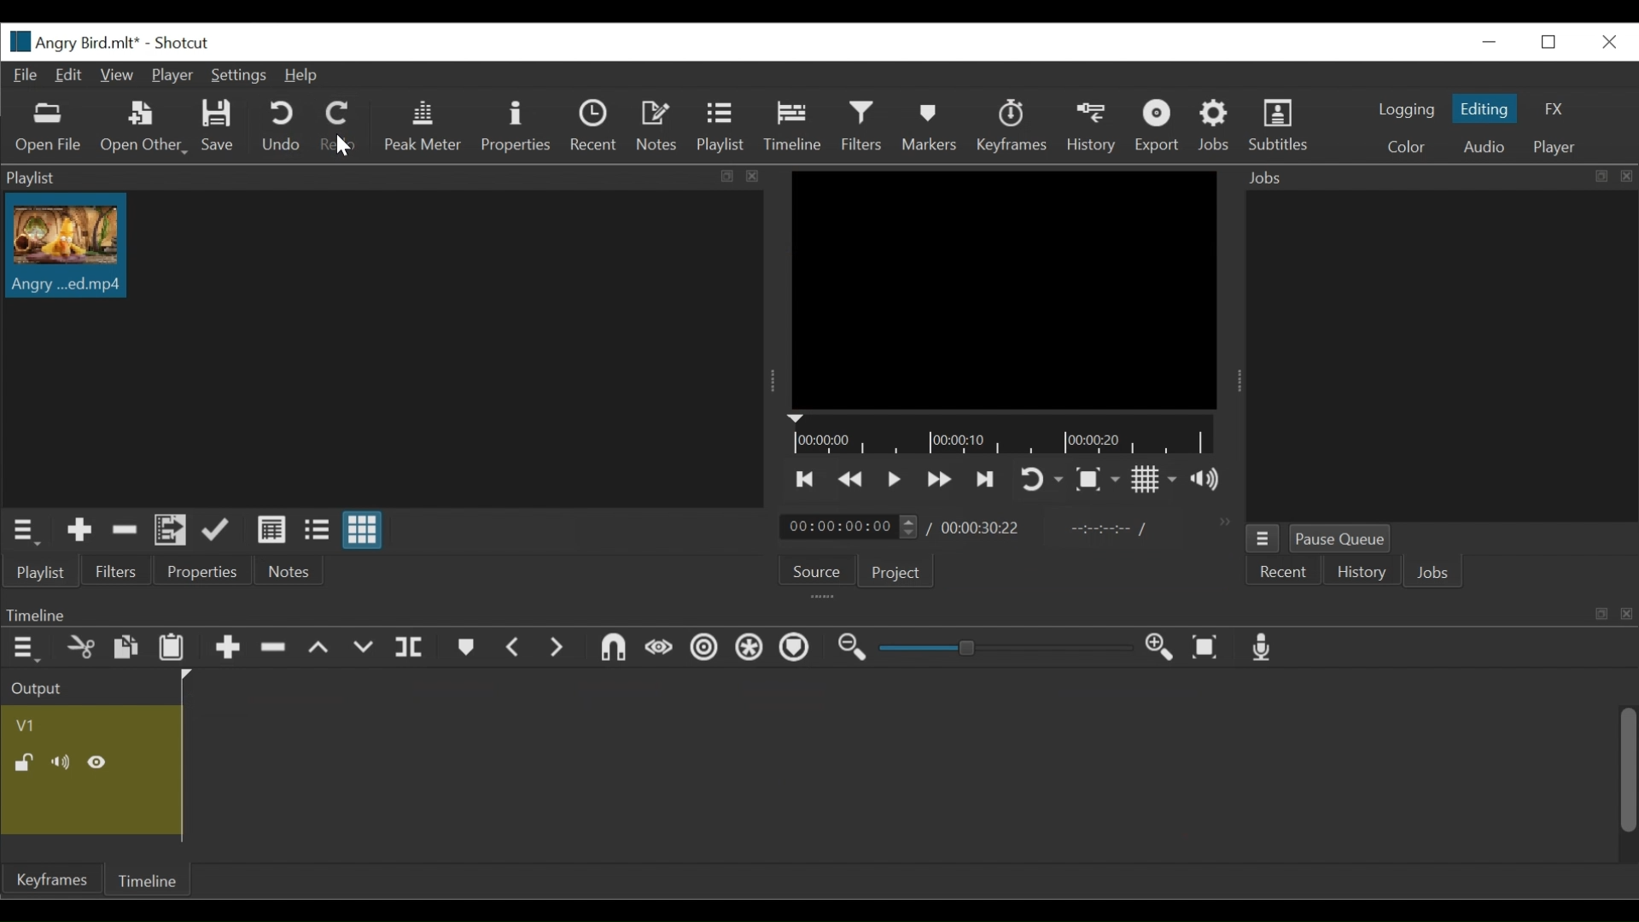 The width and height of the screenshot is (1639, 922). Describe the element at coordinates (797, 649) in the screenshot. I see `Ripple markers` at that location.